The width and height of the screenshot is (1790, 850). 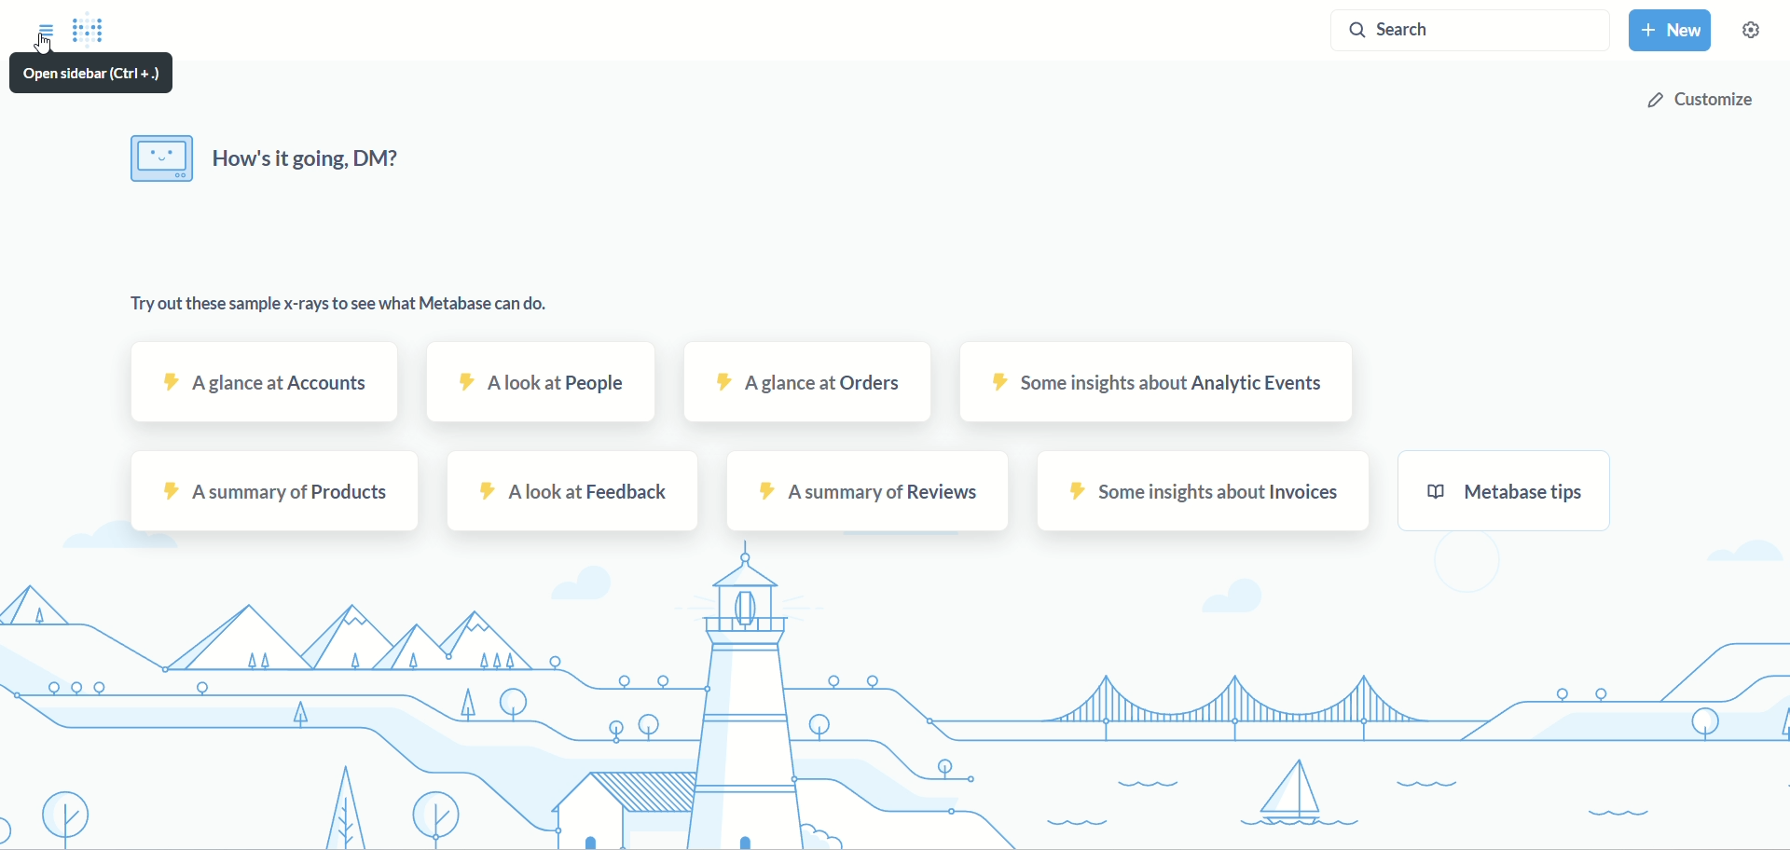 I want to click on some insights about invoices, so click(x=1206, y=490).